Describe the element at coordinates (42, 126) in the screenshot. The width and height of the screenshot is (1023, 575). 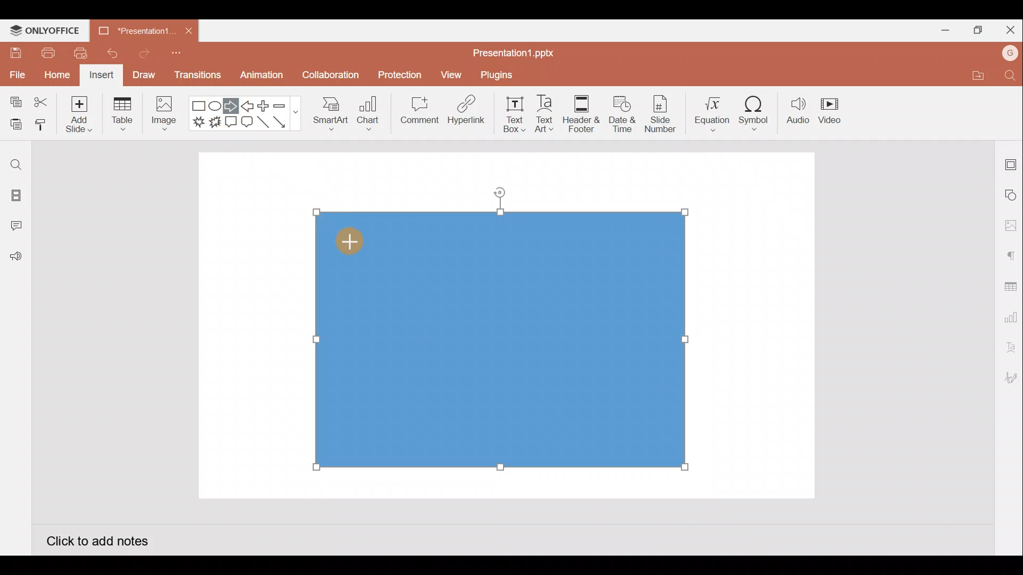
I see `Copy style` at that location.